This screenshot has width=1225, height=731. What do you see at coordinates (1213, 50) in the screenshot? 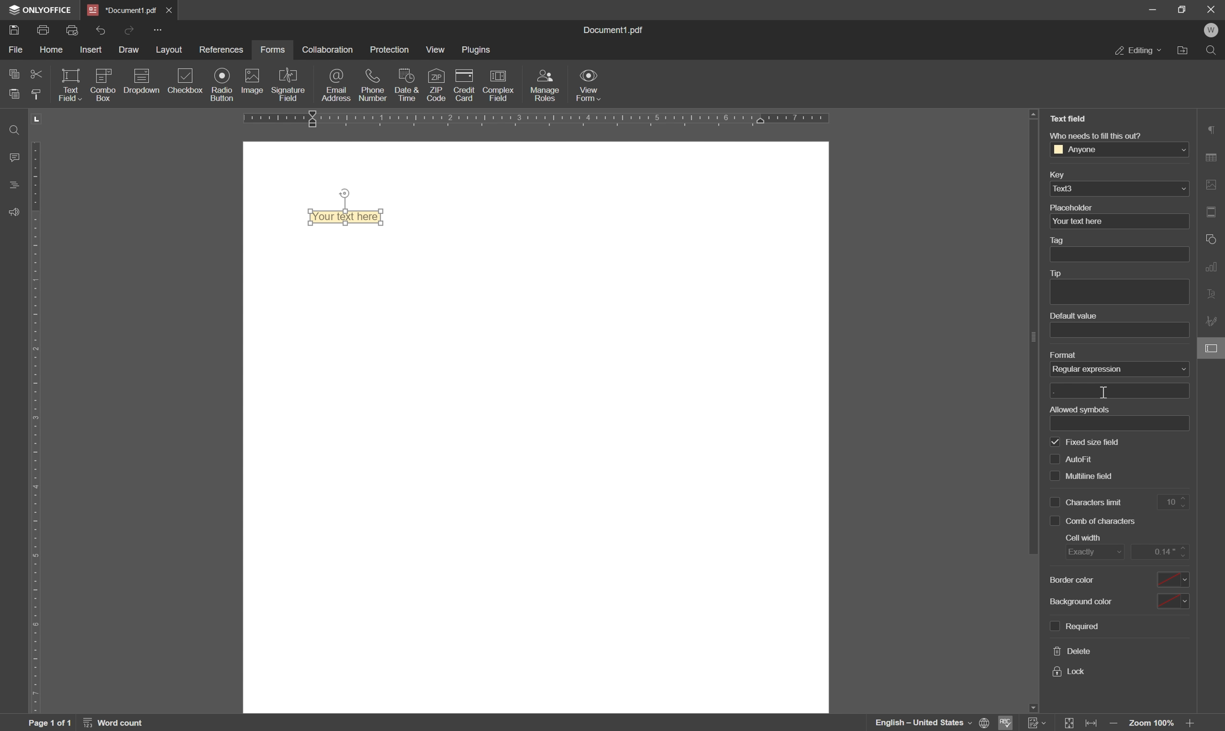
I see `find` at bounding box center [1213, 50].